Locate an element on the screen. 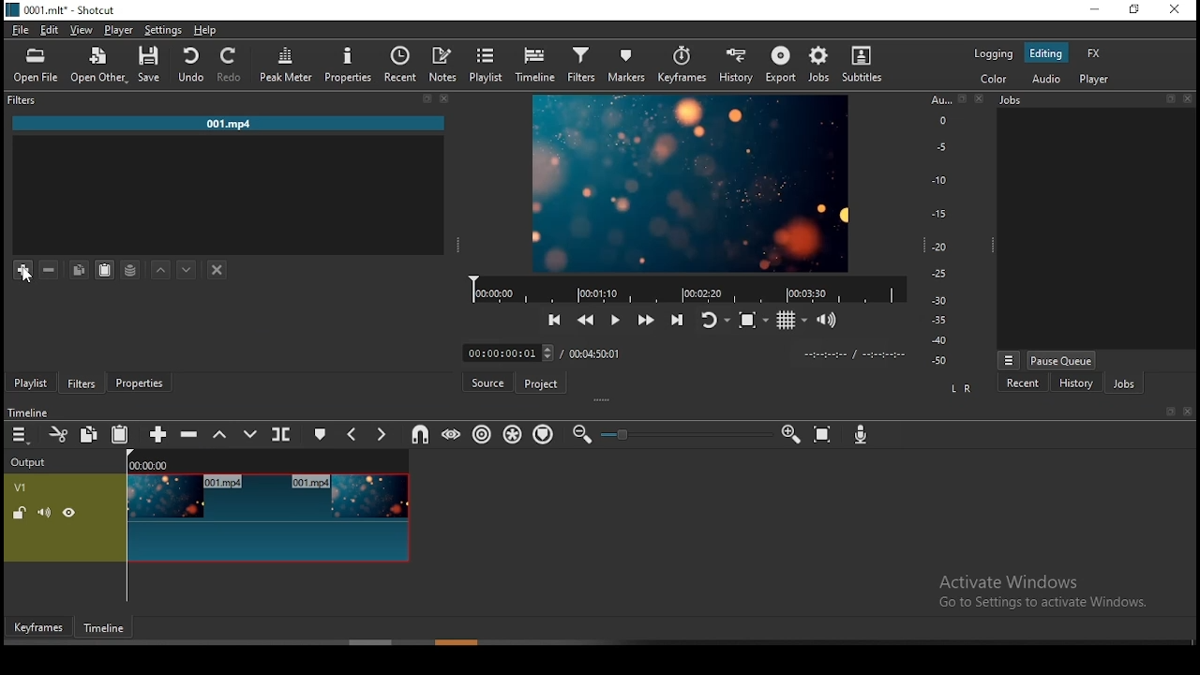 Image resolution: width=1200 pixels, height=675 pixels. L R is located at coordinates (962, 387).